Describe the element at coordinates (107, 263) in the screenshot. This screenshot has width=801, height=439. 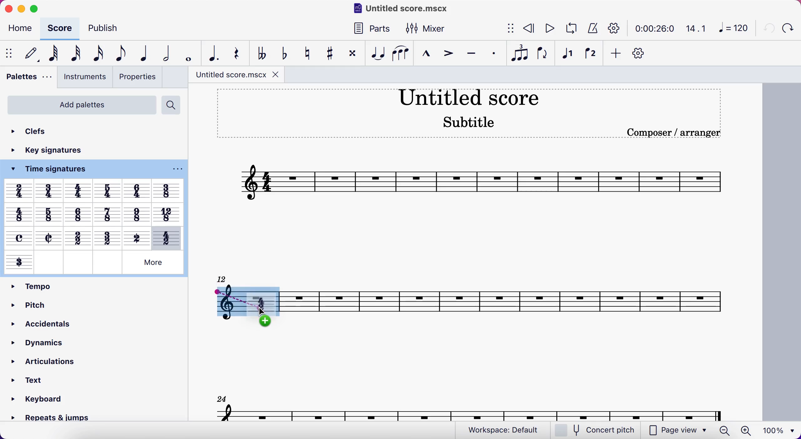
I see `` at that location.